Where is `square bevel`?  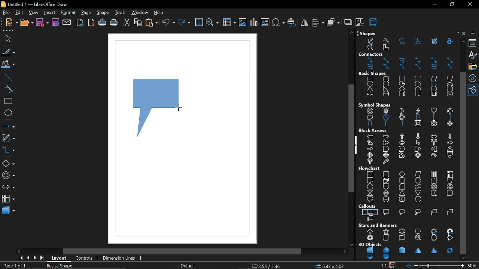 square bevel is located at coordinates (418, 124).